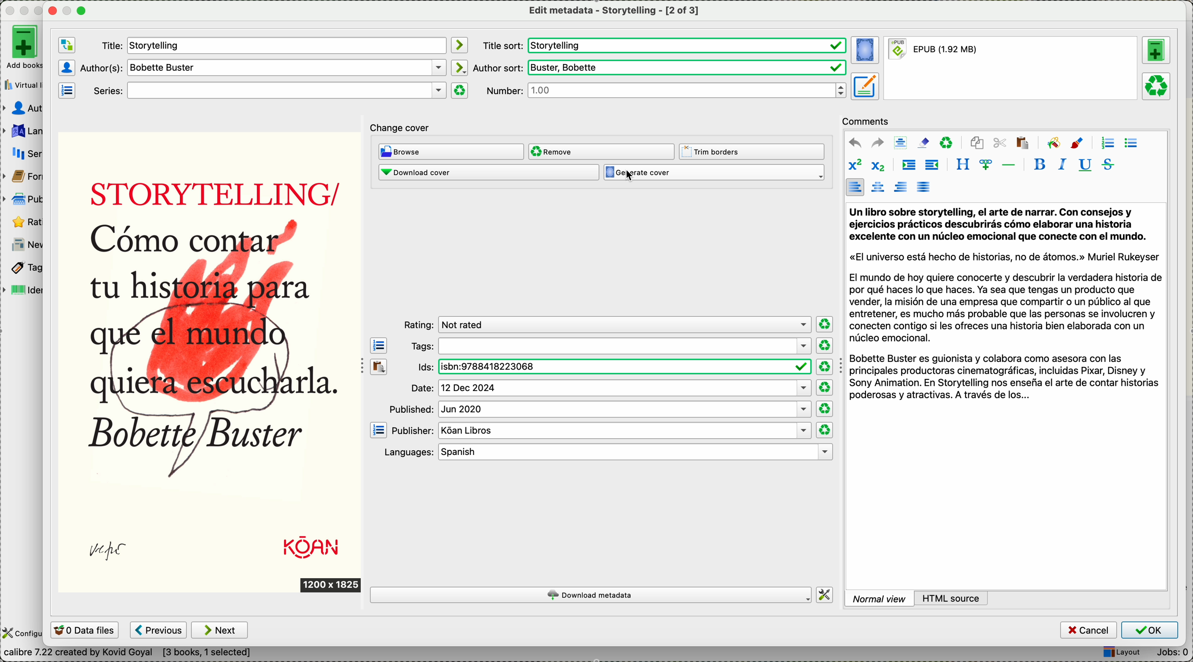  I want to click on cut, so click(1000, 144).